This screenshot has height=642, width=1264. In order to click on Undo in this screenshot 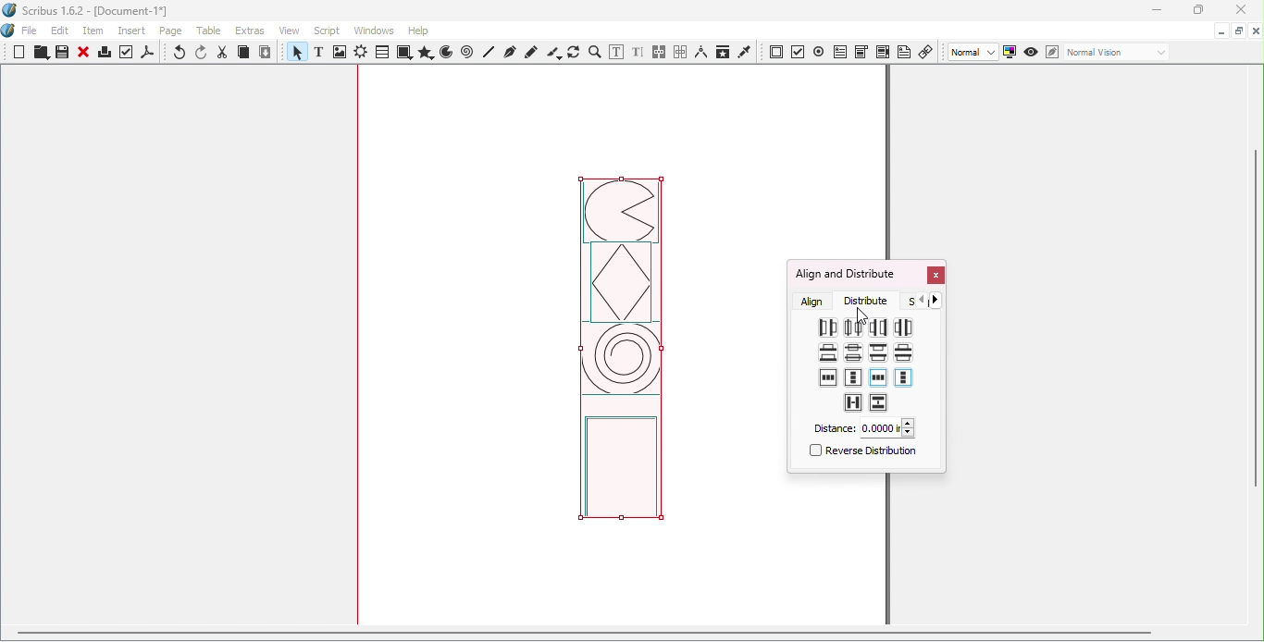, I will do `click(180, 54)`.